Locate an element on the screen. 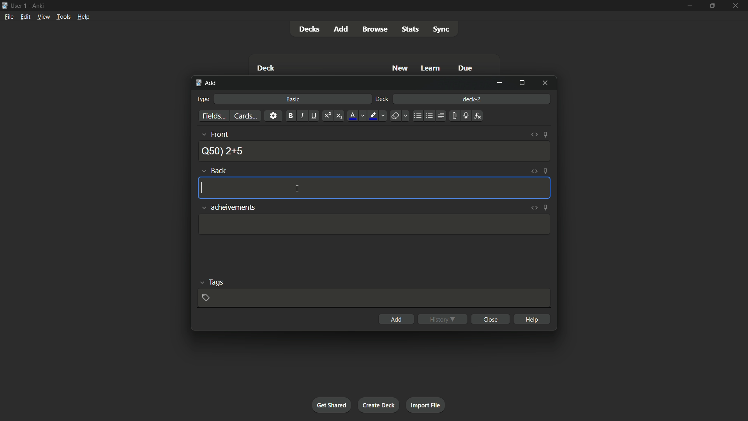  back is located at coordinates (215, 170).